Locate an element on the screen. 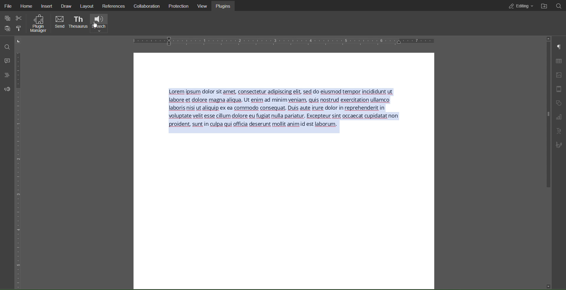 The width and height of the screenshot is (566, 290). Headings is located at coordinates (5, 75).